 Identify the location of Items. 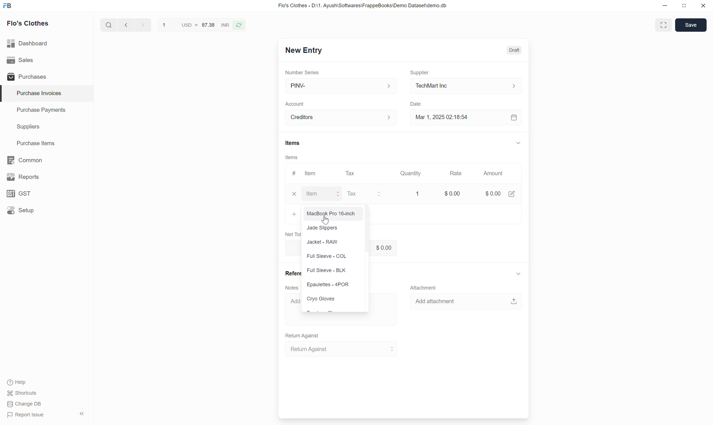
(293, 143).